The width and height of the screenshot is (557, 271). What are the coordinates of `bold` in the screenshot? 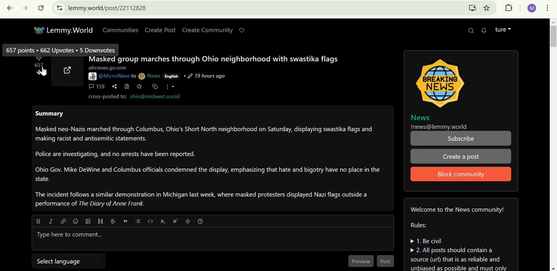 It's located at (37, 221).